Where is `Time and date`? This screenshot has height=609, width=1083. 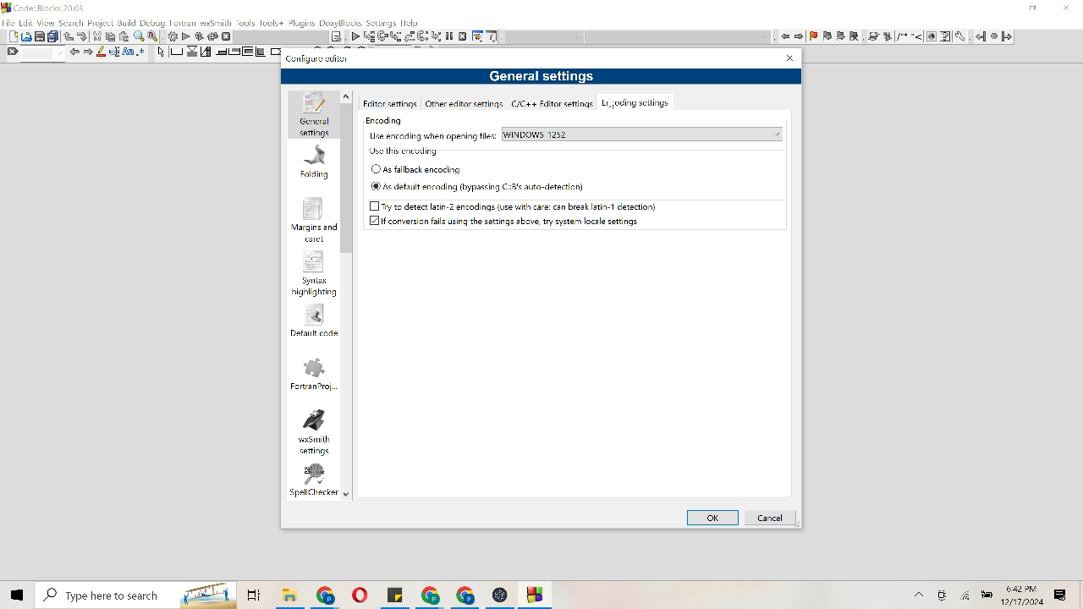
Time and date is located at coordinates (1025, 595).